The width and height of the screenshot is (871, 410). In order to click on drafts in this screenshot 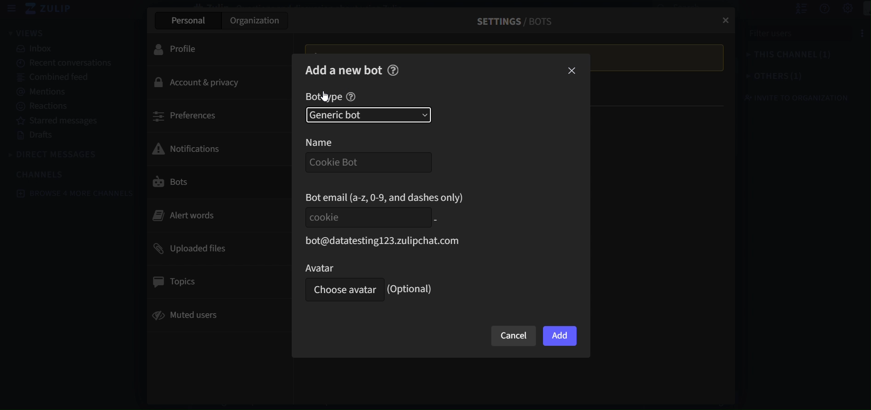, I will do `click(65, 136)`.